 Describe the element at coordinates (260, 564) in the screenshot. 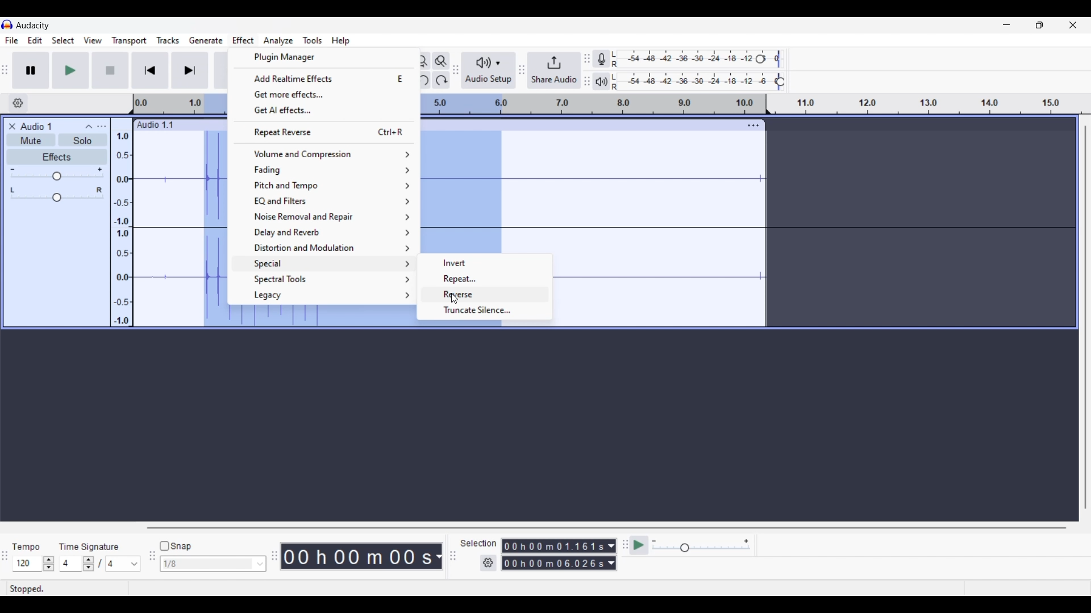

I see `Snap options` at that location.